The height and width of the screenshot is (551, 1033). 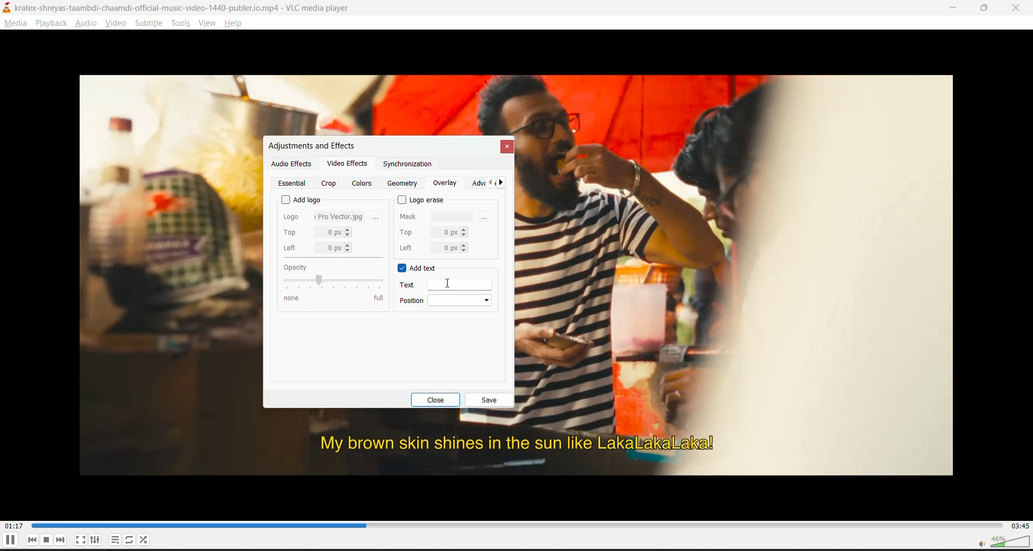 I want to click on video, so click(x=117, y=23).